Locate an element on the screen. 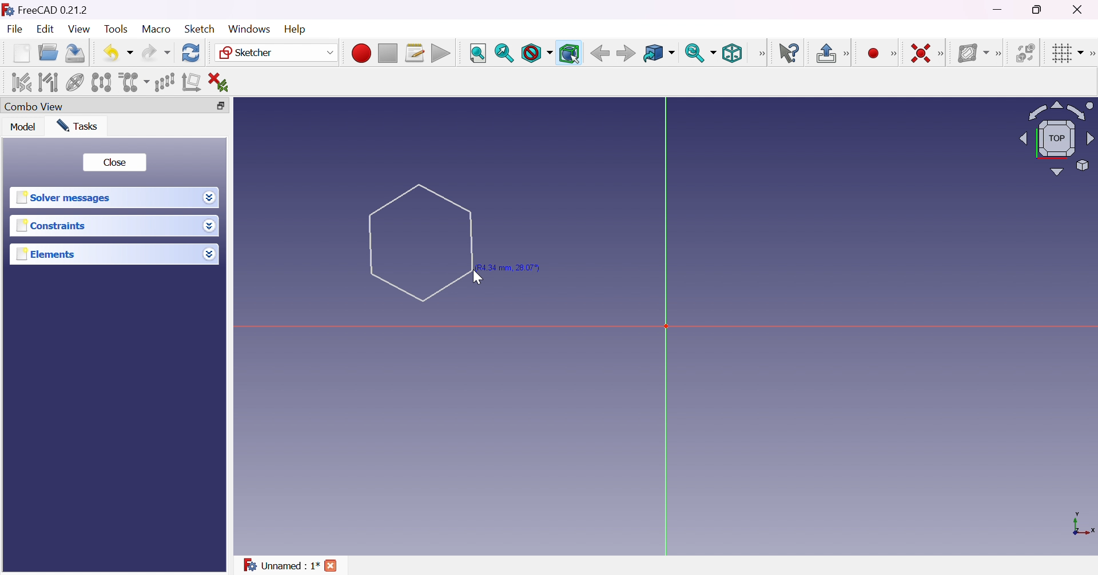  Select associated geometry is located at coordinates (48, 82).